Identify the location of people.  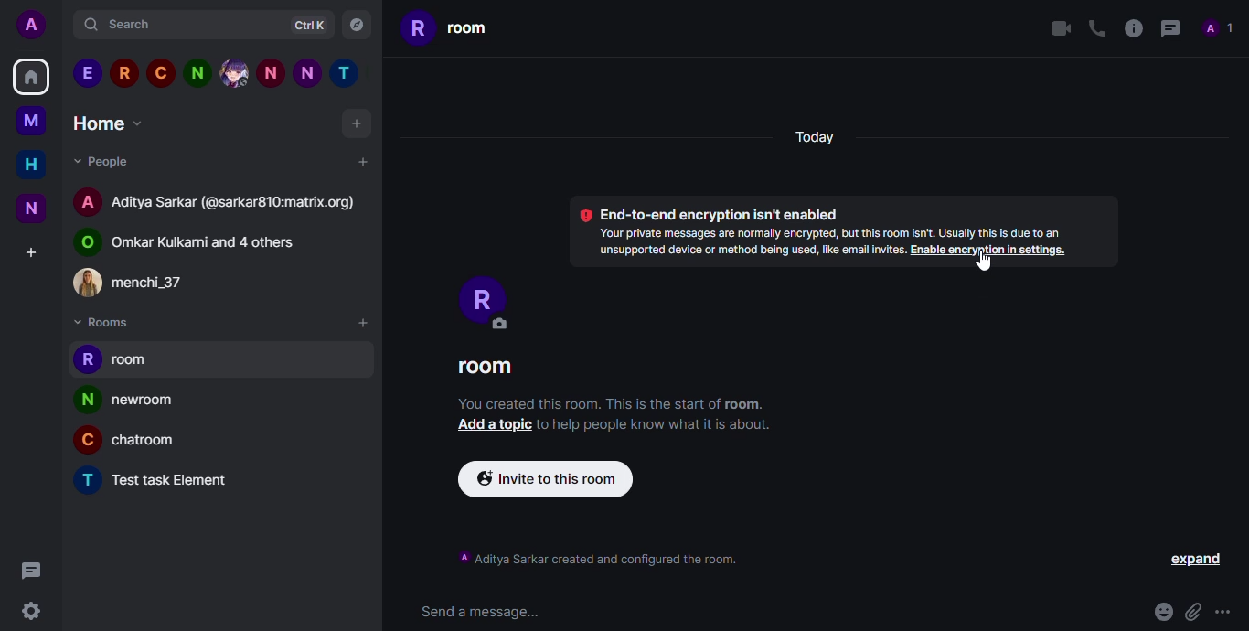
(236, 205).